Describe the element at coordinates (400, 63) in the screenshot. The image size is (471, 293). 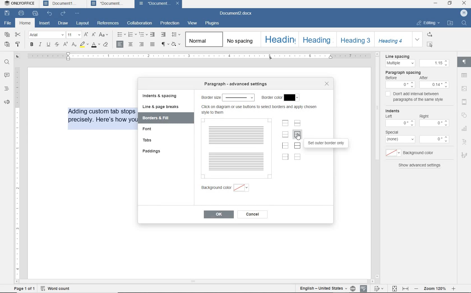
I see `multiple` at that location.